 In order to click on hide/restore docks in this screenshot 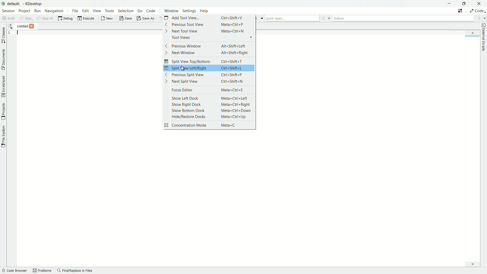, I will do `click(192, 117)`.